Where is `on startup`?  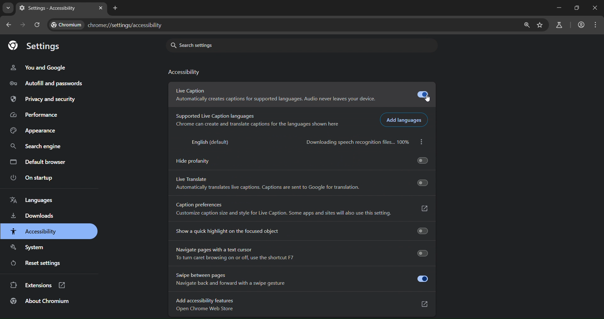
on startup is located at coordinates (31, 178).